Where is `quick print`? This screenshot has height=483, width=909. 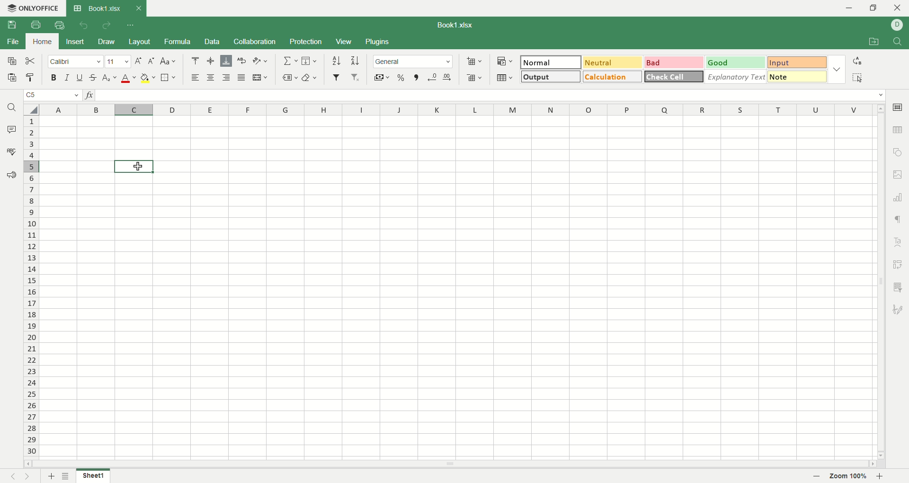
quick print is located at coordinates (59, 25).